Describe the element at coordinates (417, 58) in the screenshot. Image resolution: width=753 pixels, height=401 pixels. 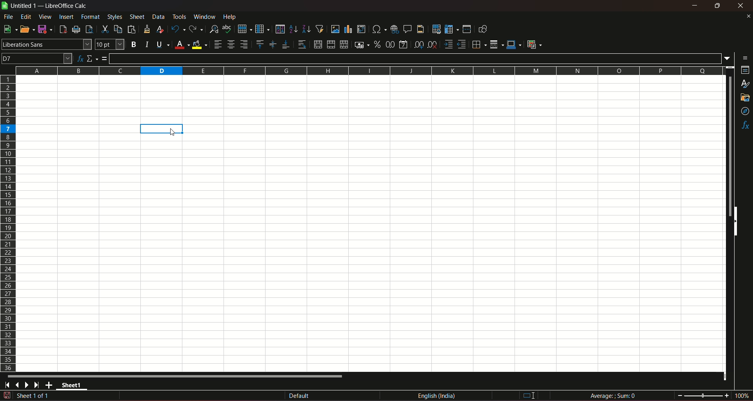
I see `input line` at that location.